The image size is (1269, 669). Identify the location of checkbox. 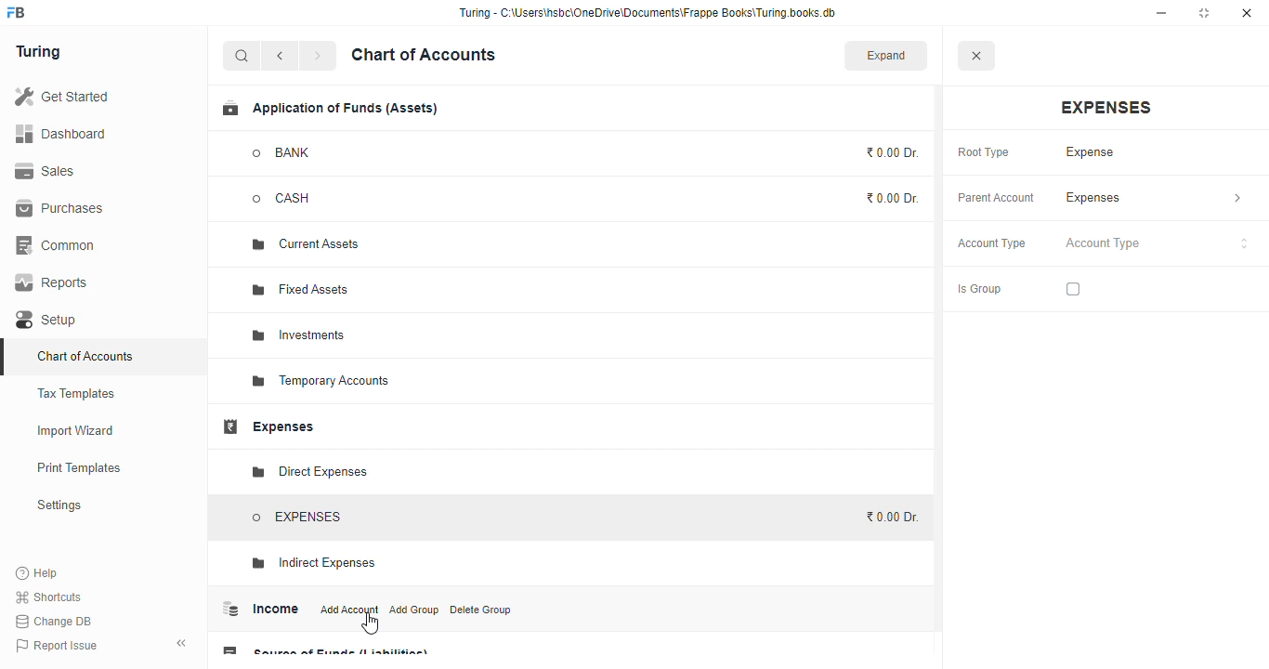
(1073, 289).